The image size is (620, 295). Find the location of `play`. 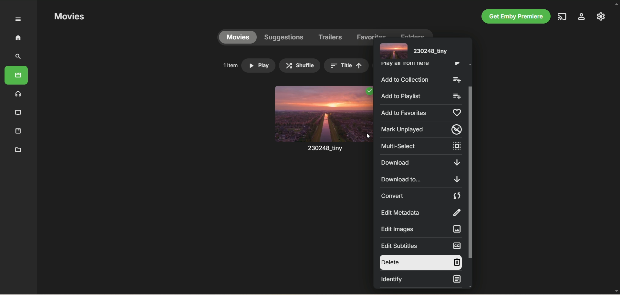

play is located at coordinates (258, 66).